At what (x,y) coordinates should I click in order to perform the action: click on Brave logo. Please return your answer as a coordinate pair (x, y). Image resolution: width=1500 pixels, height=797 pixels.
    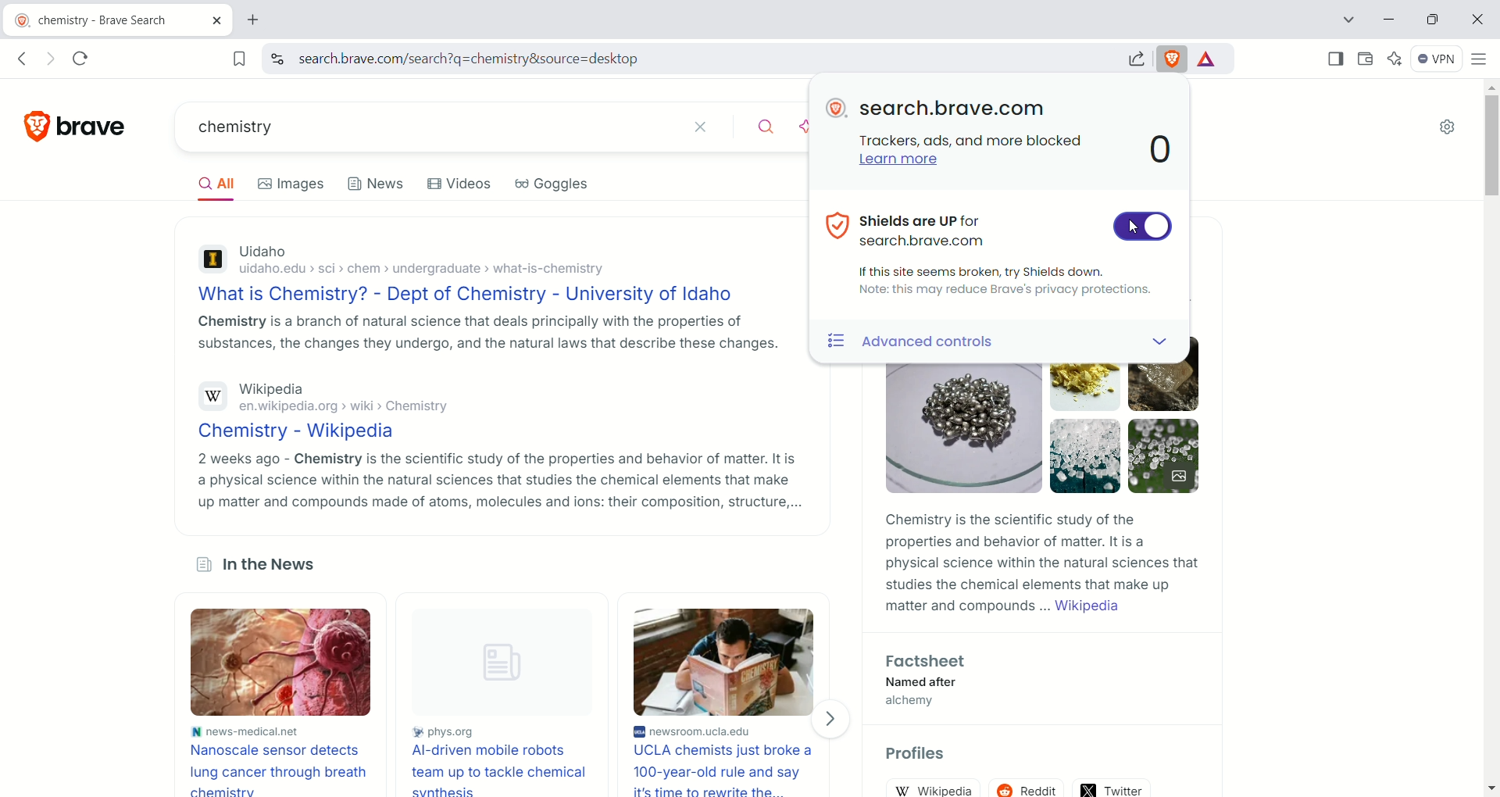
    Looking at the image, I should click on (77, 126).